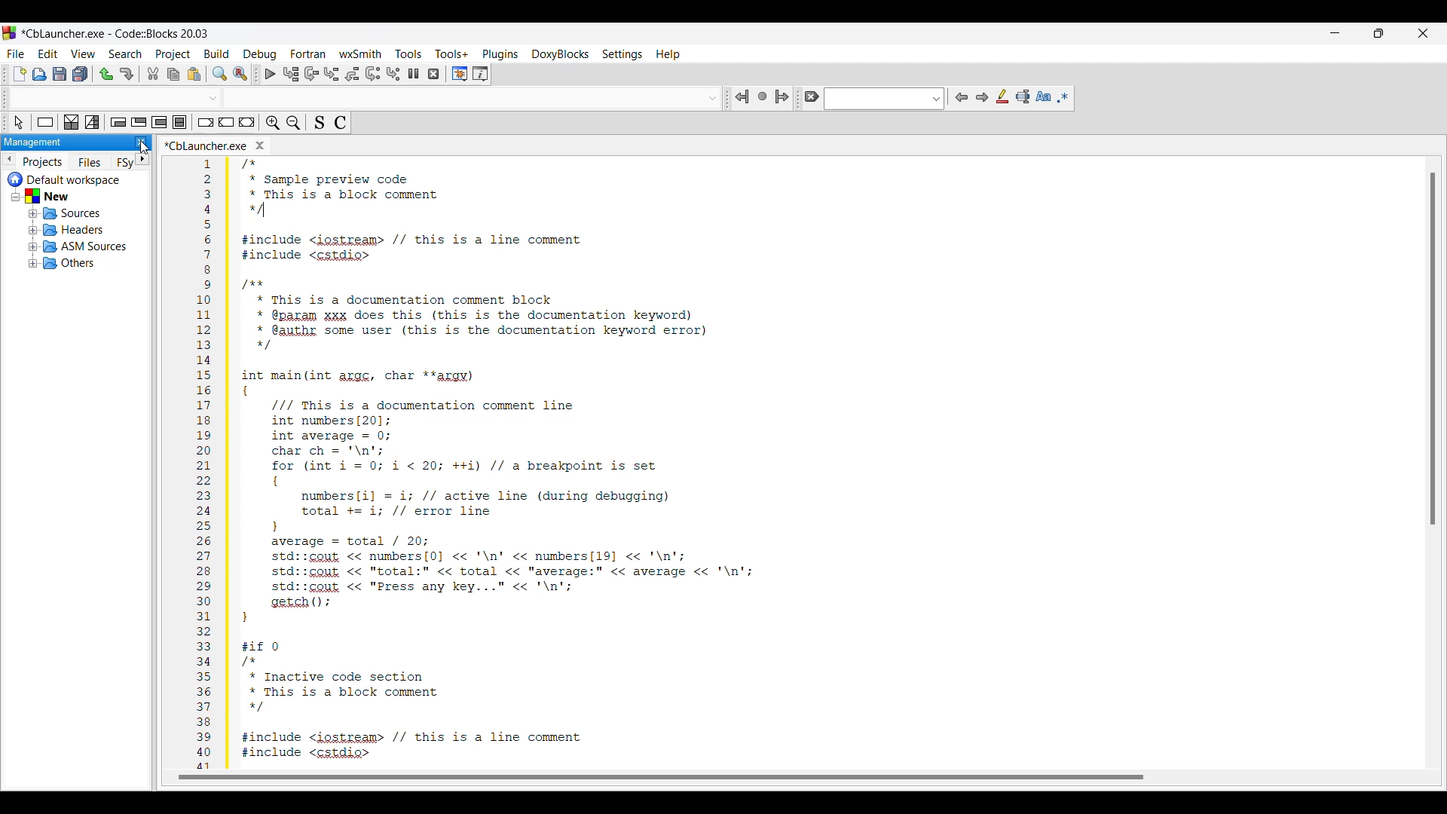  What do you see at coordinates (142, 160) in the screenshot?
I see `Go to next` at bounding box center [142, 160].